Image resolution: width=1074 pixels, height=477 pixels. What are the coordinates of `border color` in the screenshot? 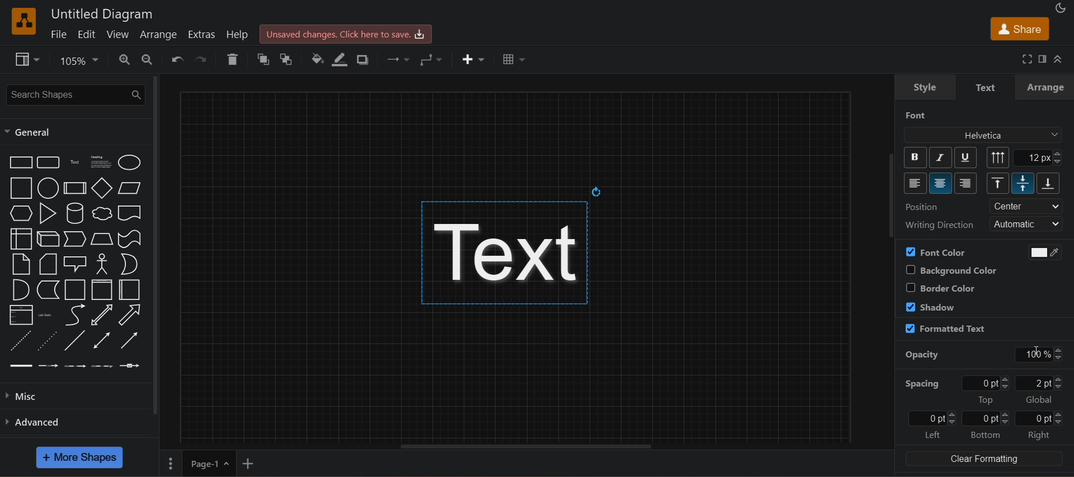 It's located at (940, 288).